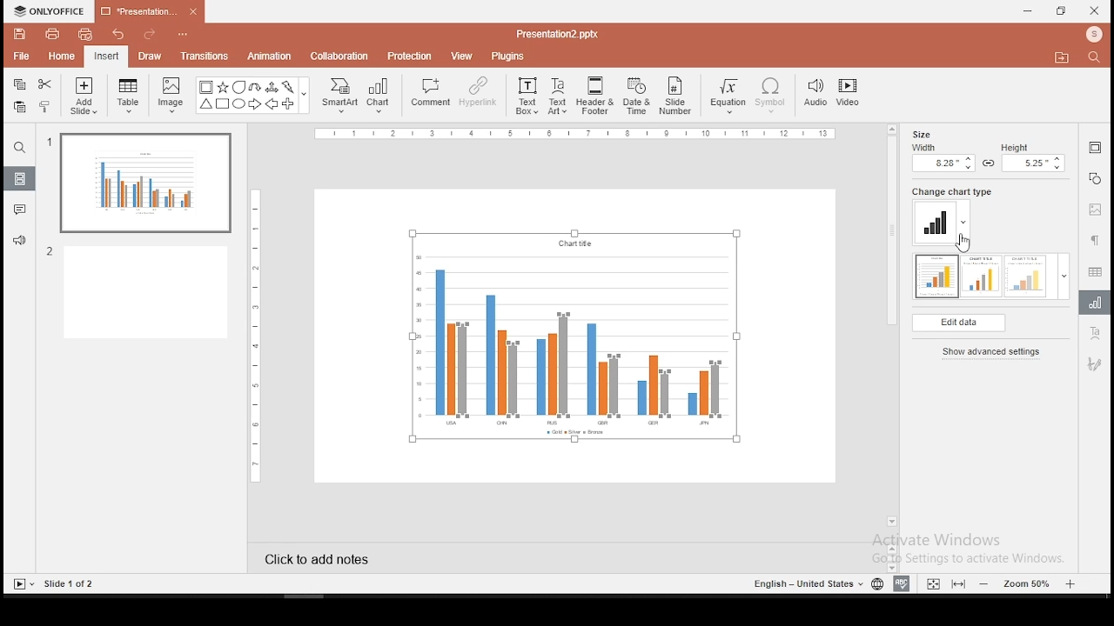 The height and width of the screenshot is (626, 1114). I want to click on more, so click(1064, 276).